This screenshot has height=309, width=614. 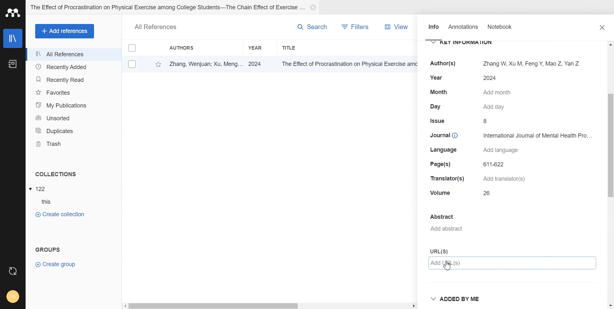 I want to click on Page(s) 611-622, so click(x=469, y=164).